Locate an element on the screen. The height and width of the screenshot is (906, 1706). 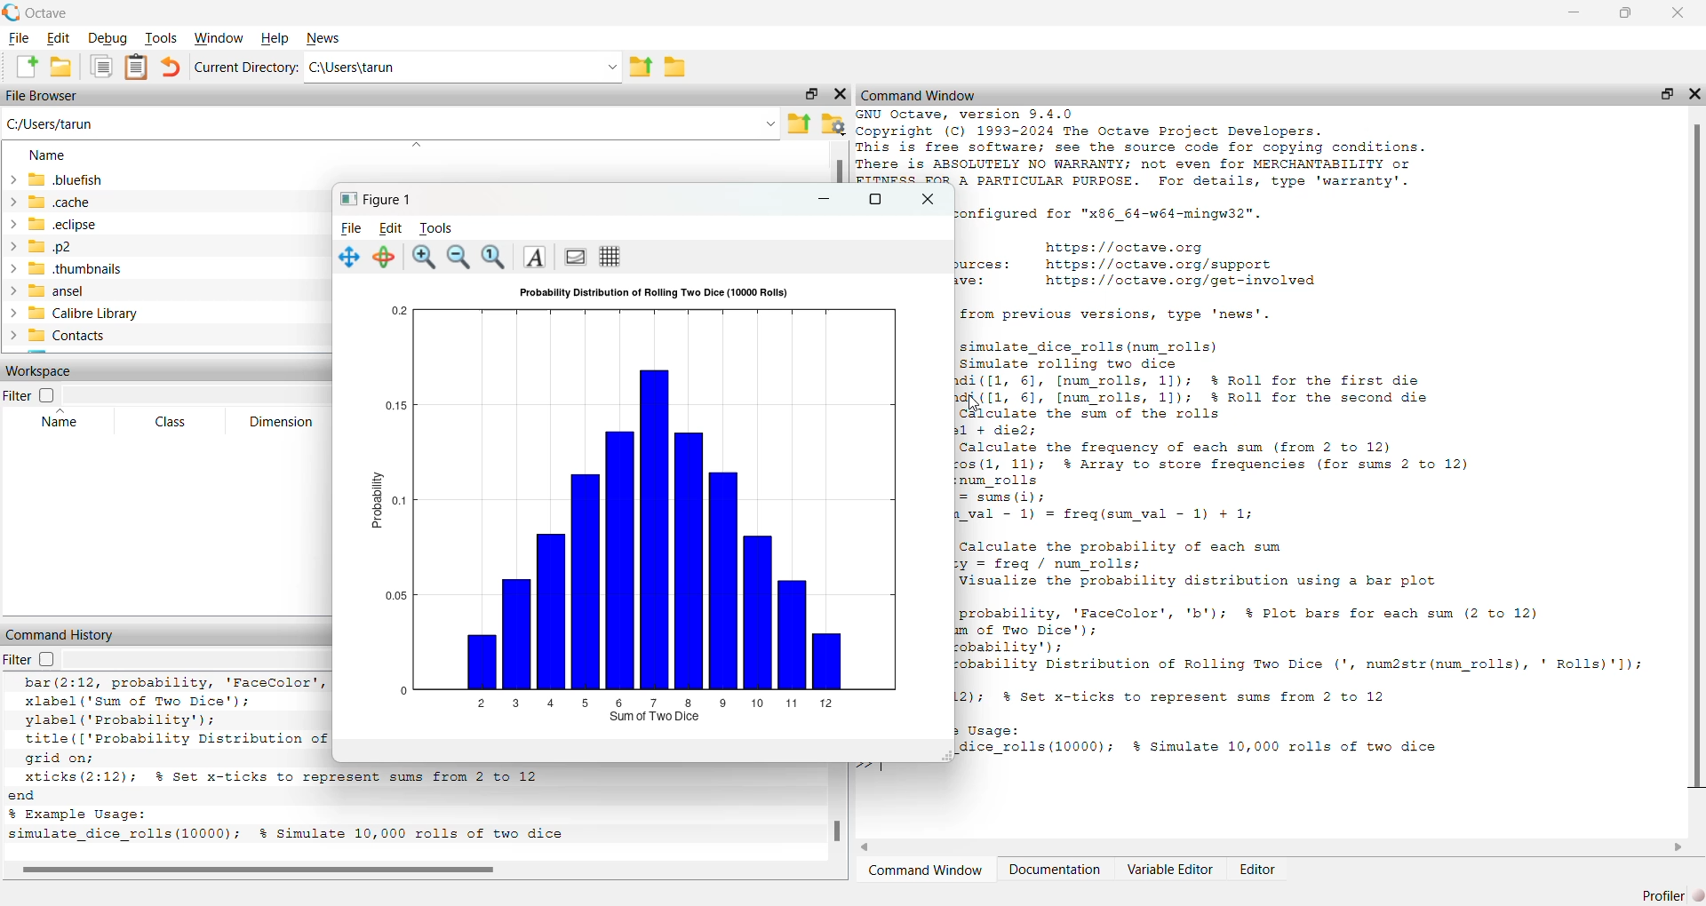
Profiler is located at coordinates (1660, 895).